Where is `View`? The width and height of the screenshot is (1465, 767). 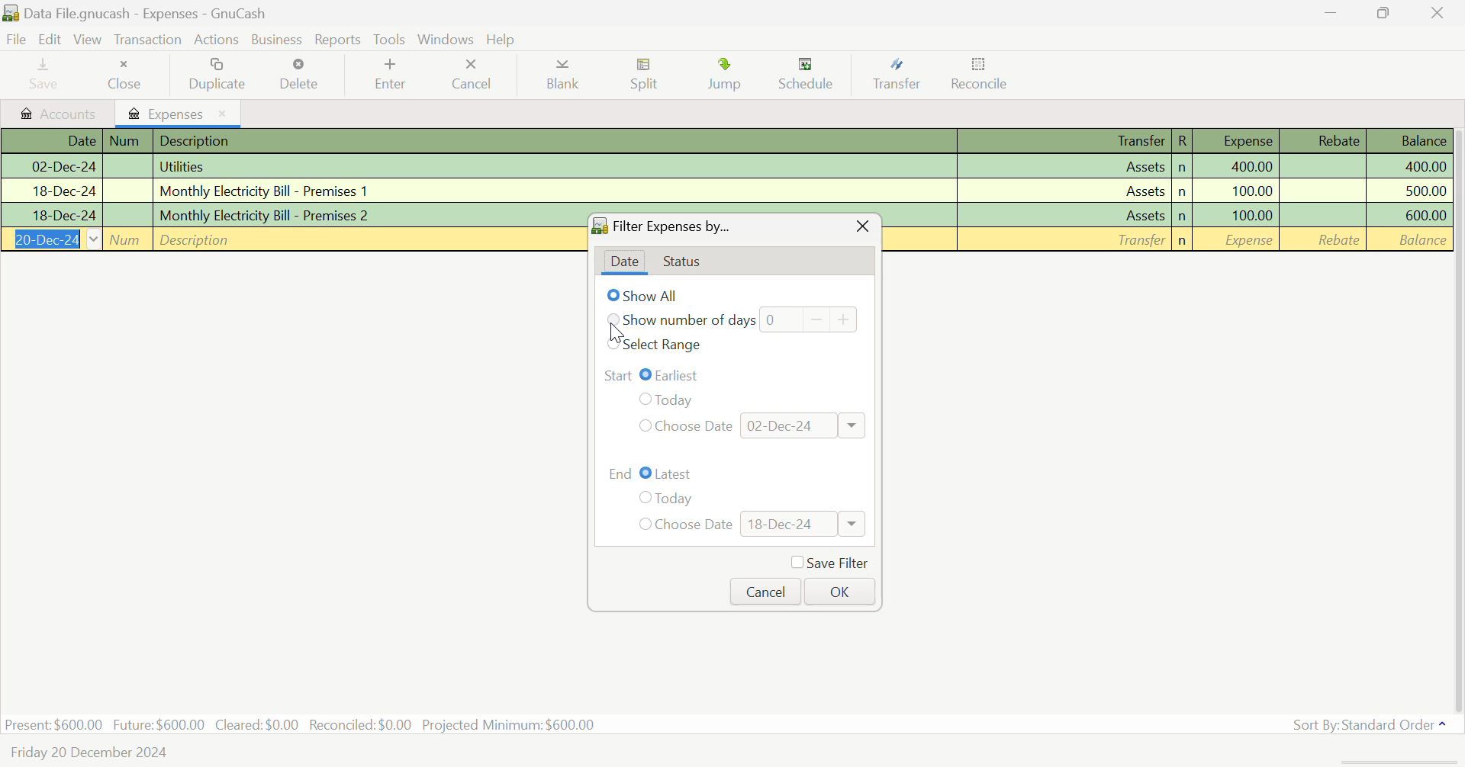 View is located at coordinates (88, 40).